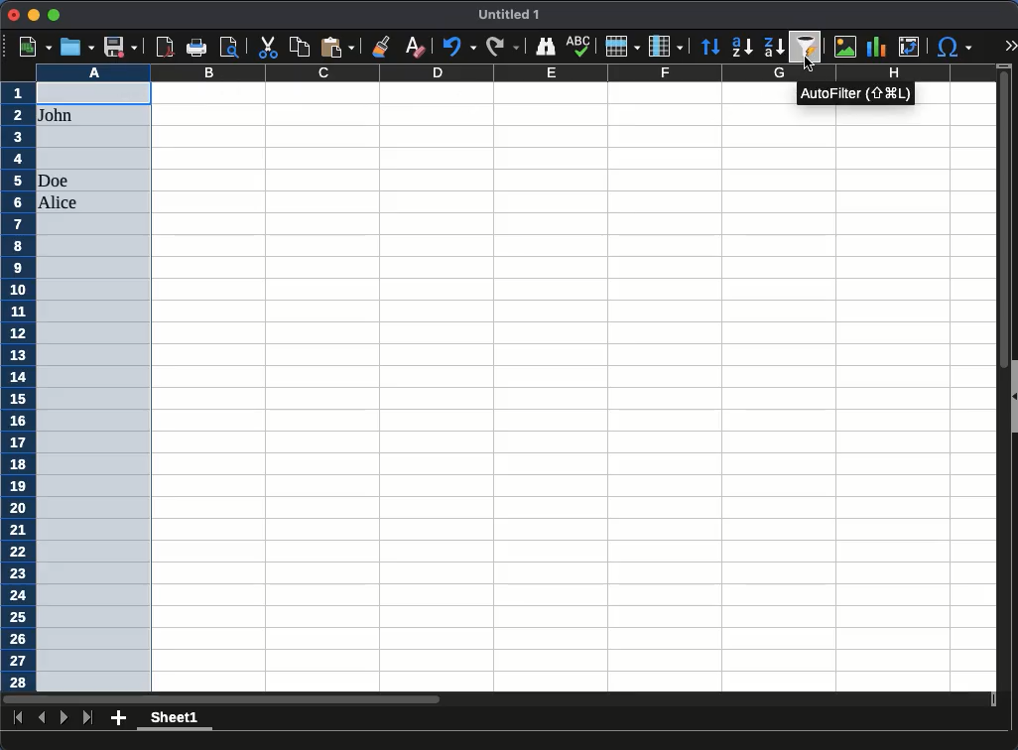  Describe the element at coordinates (742, 48) in the screenshot. I see `ascending` at that location.